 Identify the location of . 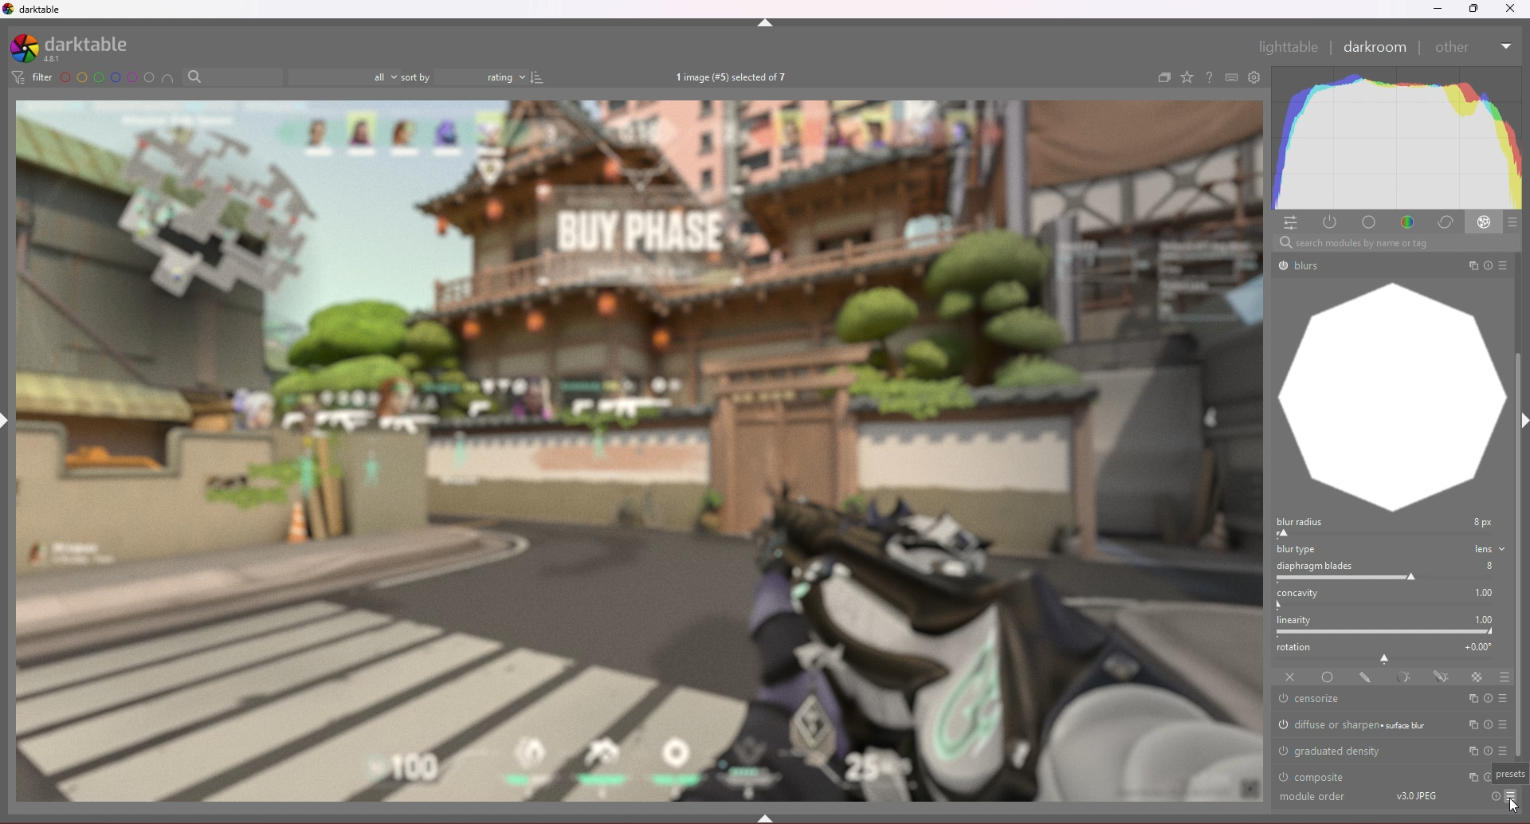
(1415, 797).